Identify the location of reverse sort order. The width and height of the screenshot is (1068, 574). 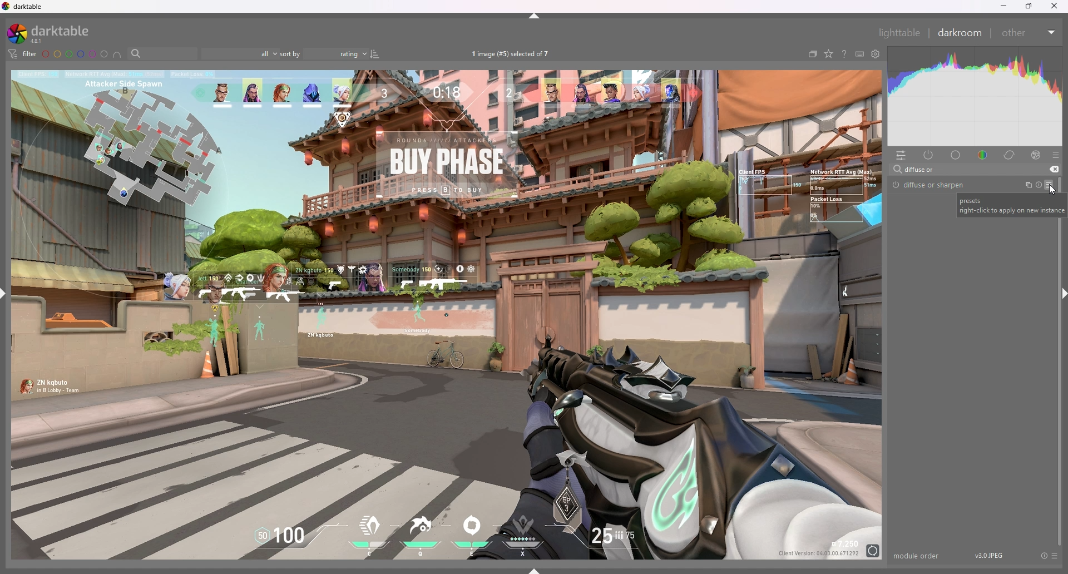
(376, 55).